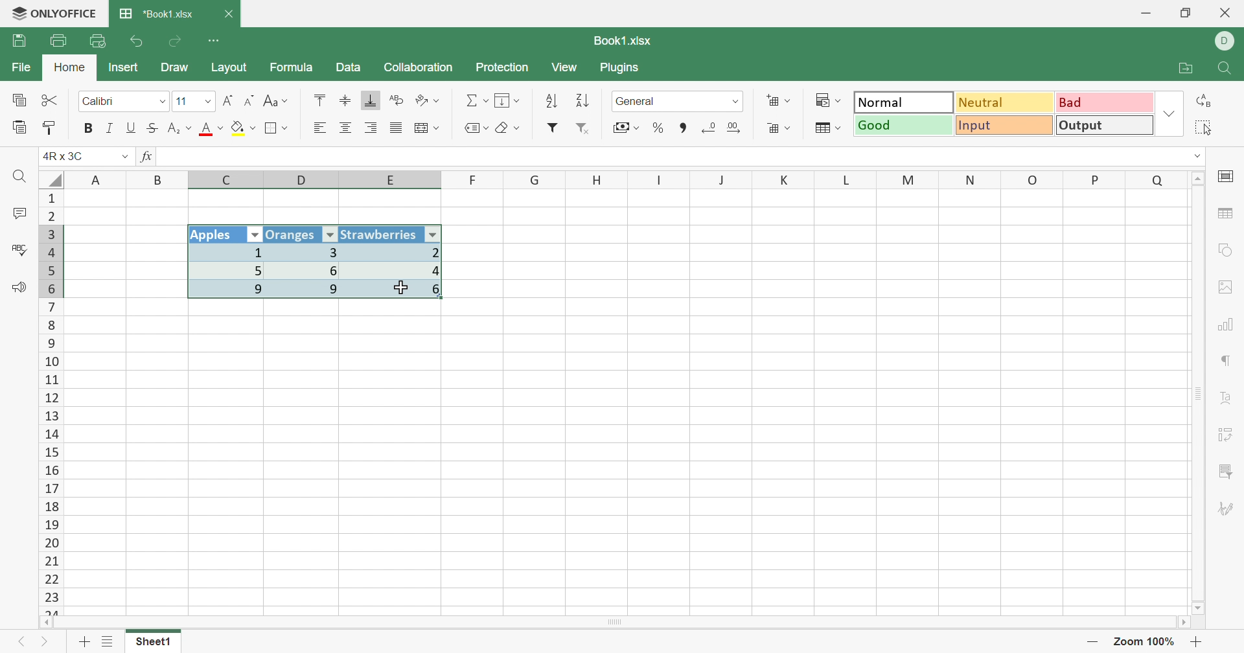 The width and height of the screenshot is (1244, 653). I want to click on Chart settings, so click(1230, 324).